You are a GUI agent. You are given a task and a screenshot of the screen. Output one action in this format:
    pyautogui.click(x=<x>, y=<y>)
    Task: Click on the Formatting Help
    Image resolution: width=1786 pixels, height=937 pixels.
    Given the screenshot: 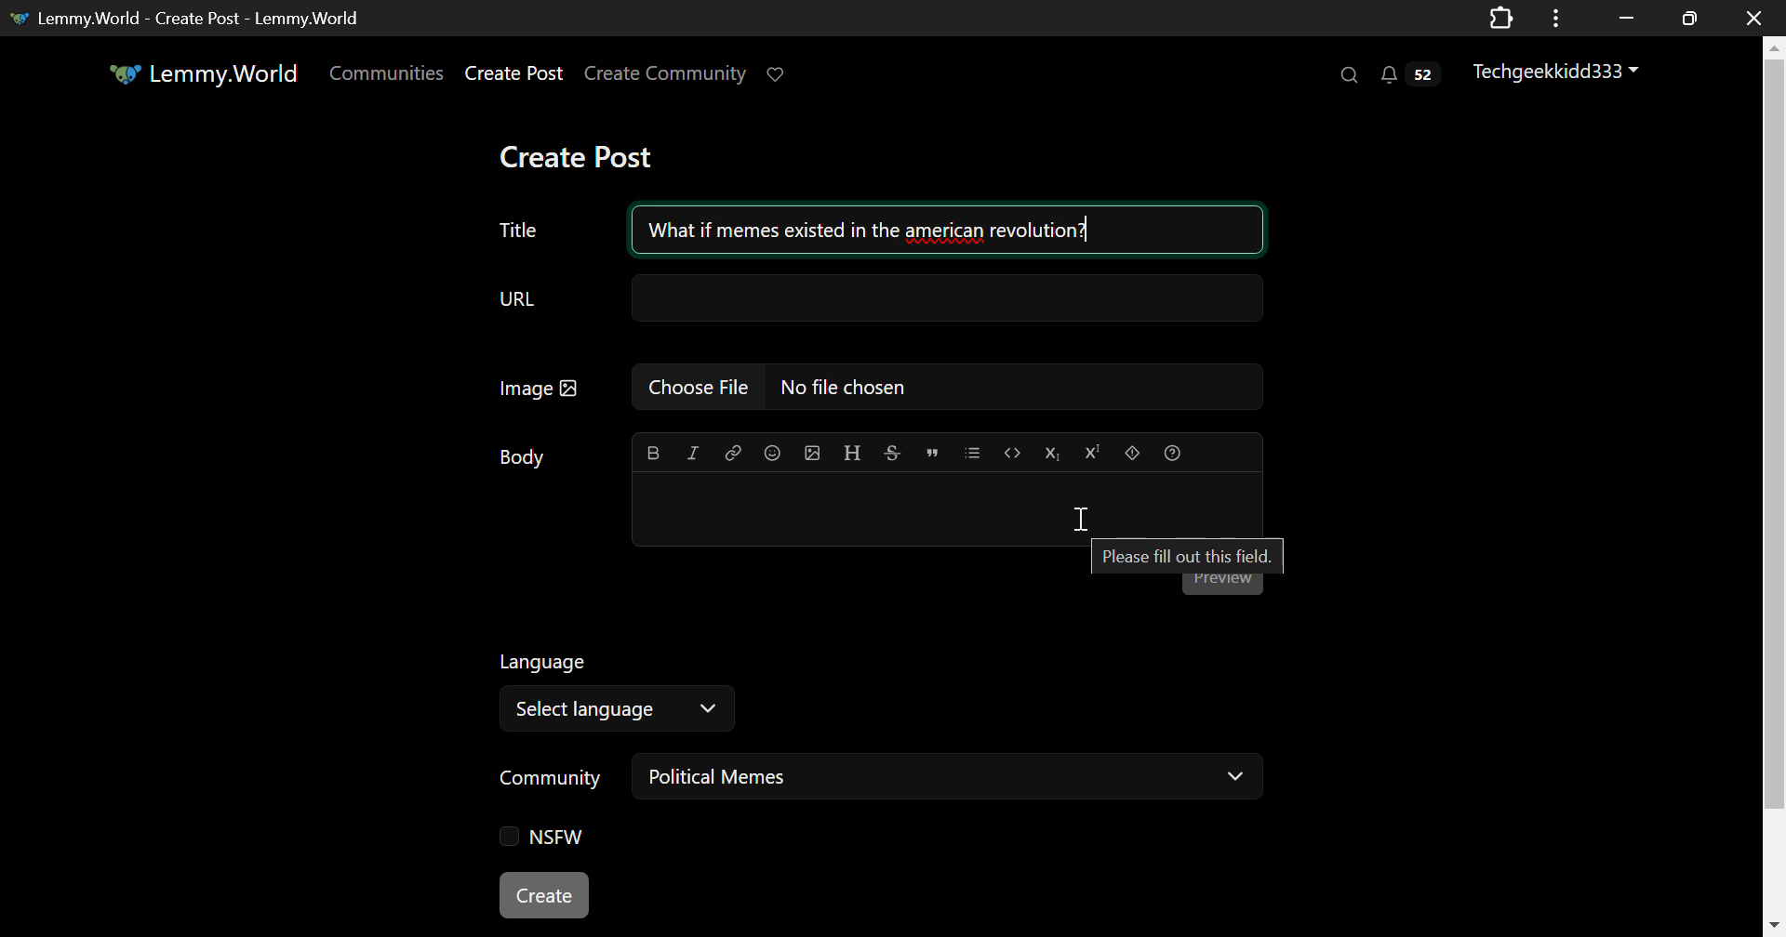 What is the action you would take?
    pyautogui.click(x=1171, y=453)
    